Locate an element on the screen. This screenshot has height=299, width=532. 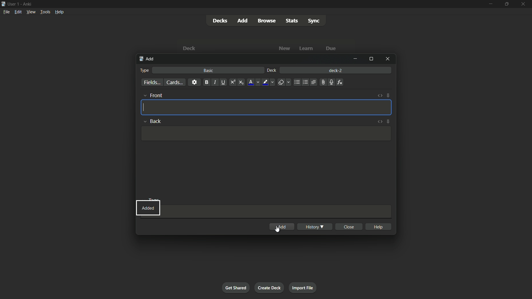
equations is located at coordinates (341, 83).